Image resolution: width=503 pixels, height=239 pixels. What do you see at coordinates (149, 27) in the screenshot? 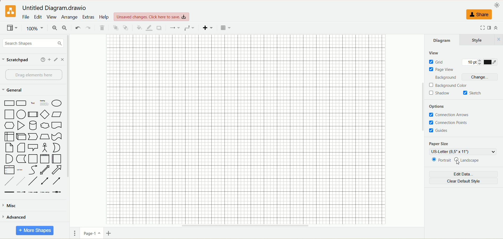
I see `line color` at bounding box center [149, 27].